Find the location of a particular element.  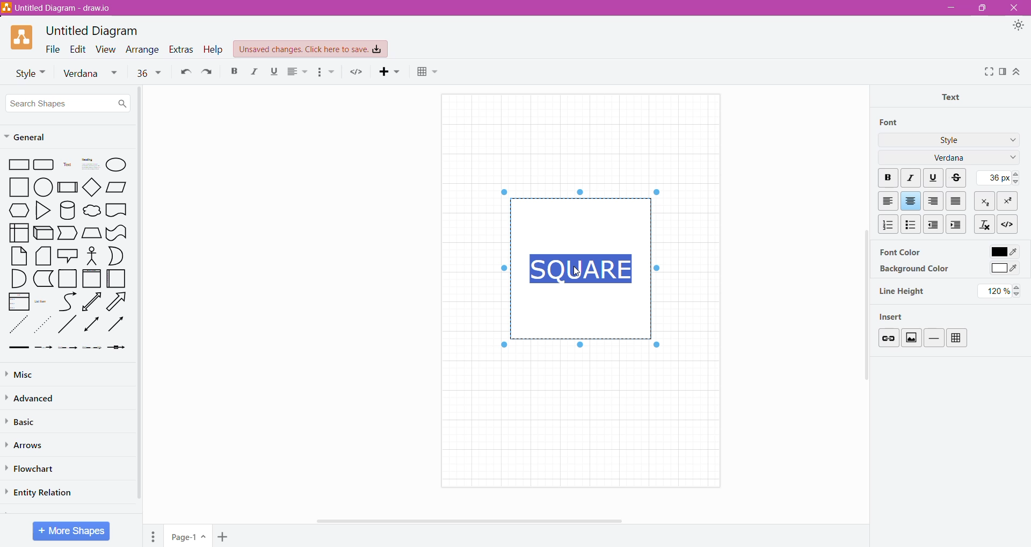

Decrease Indent is located at coordinates (934, 224).